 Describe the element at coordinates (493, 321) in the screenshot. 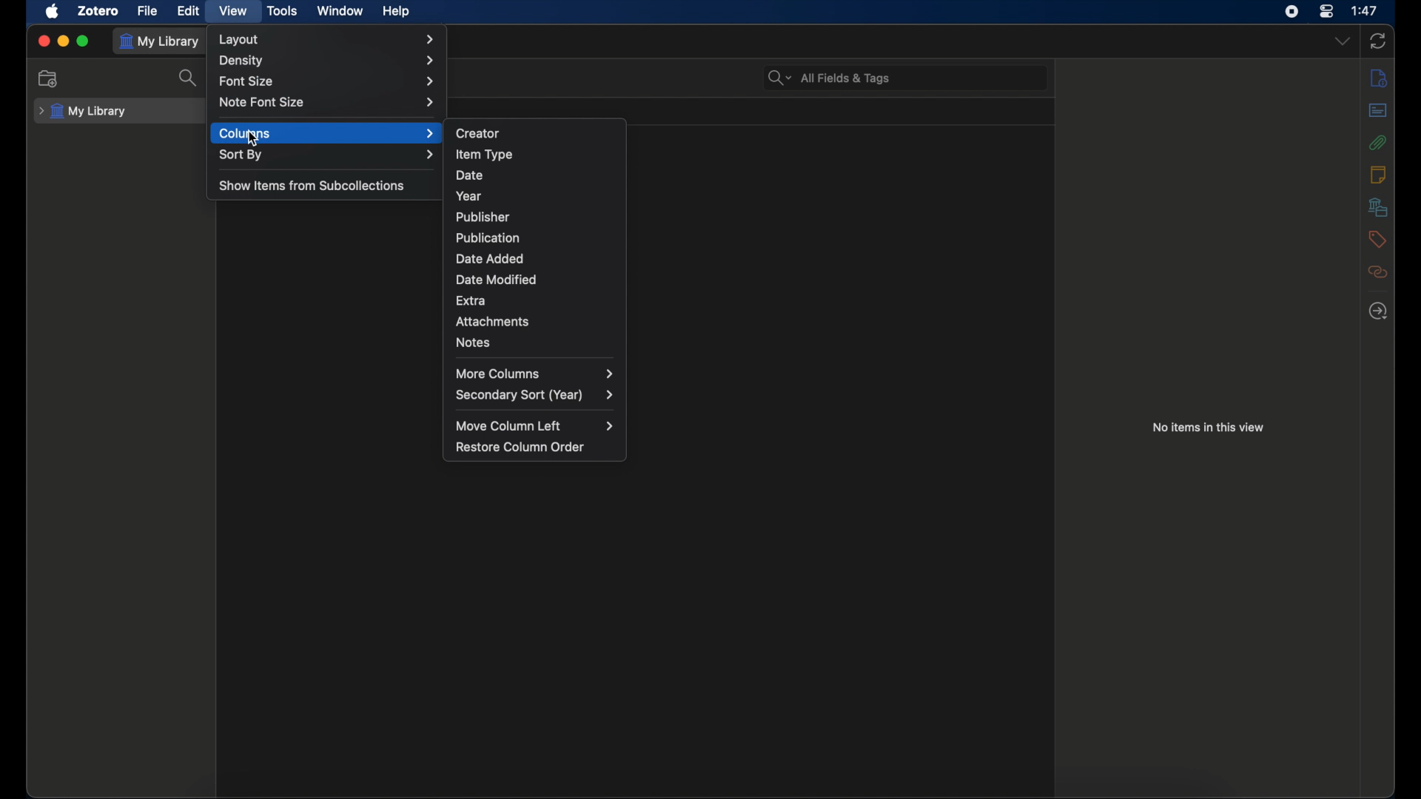

I see `attachments` at that location.